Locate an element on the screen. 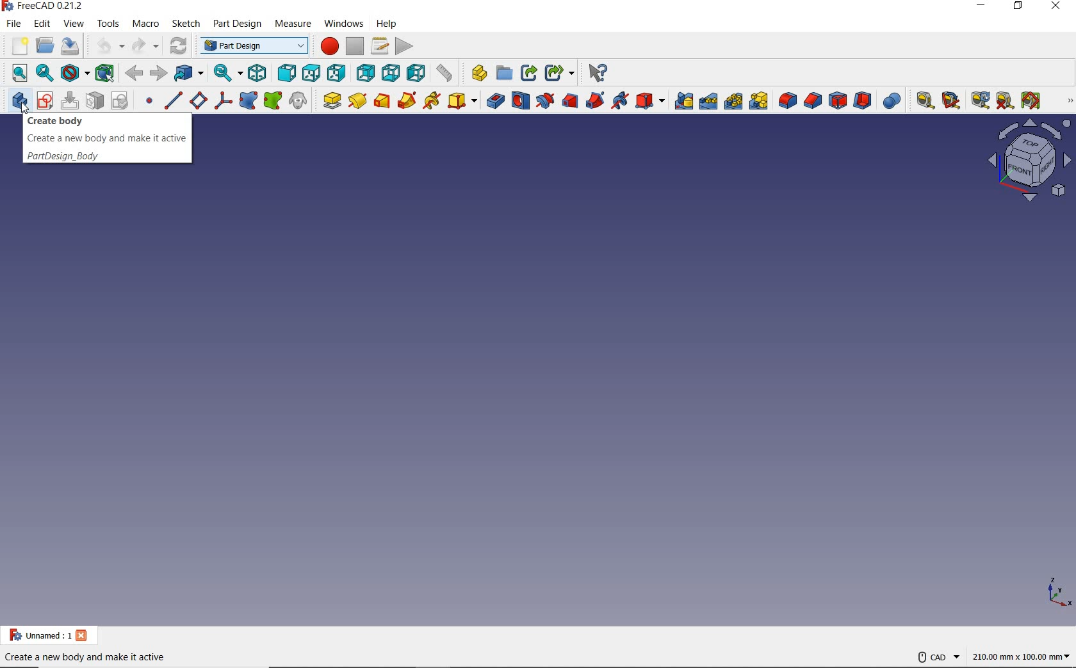 The image size is (1076, 668). EDIT is located at coordinates (42, 24).